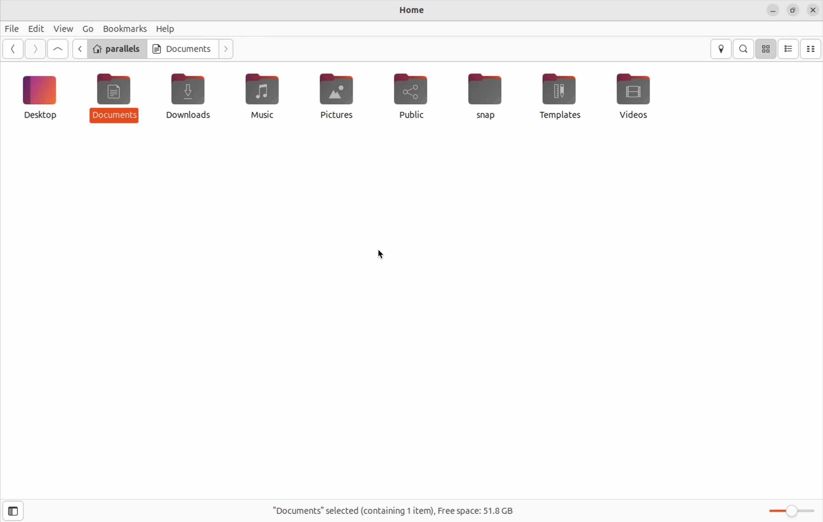  I want to click on compact view, so click(813, 48).